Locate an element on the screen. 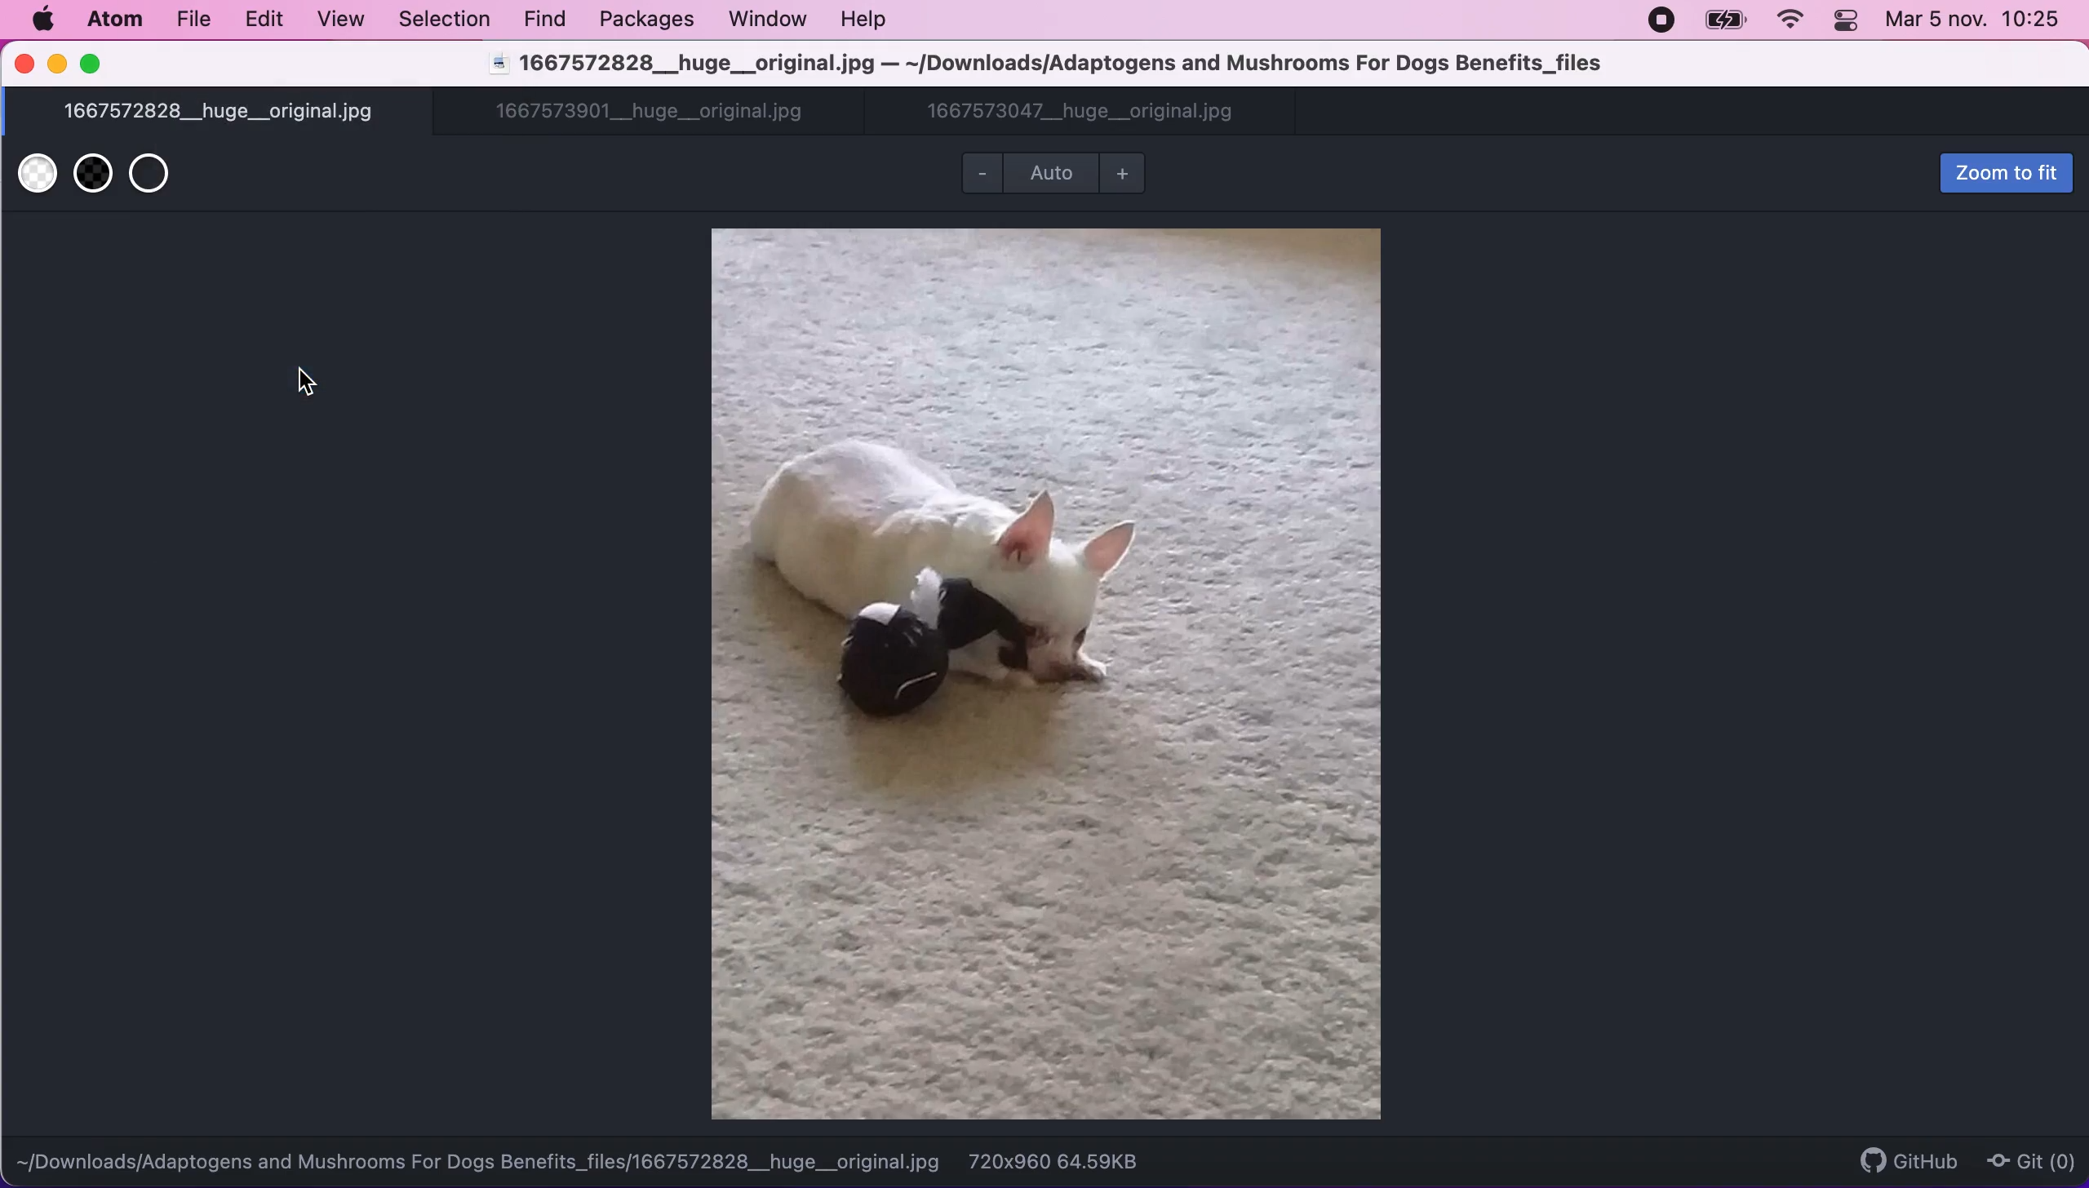 The width and height of the screenshot is (2089, 1188). cursor is located at coordinates (295, 383).